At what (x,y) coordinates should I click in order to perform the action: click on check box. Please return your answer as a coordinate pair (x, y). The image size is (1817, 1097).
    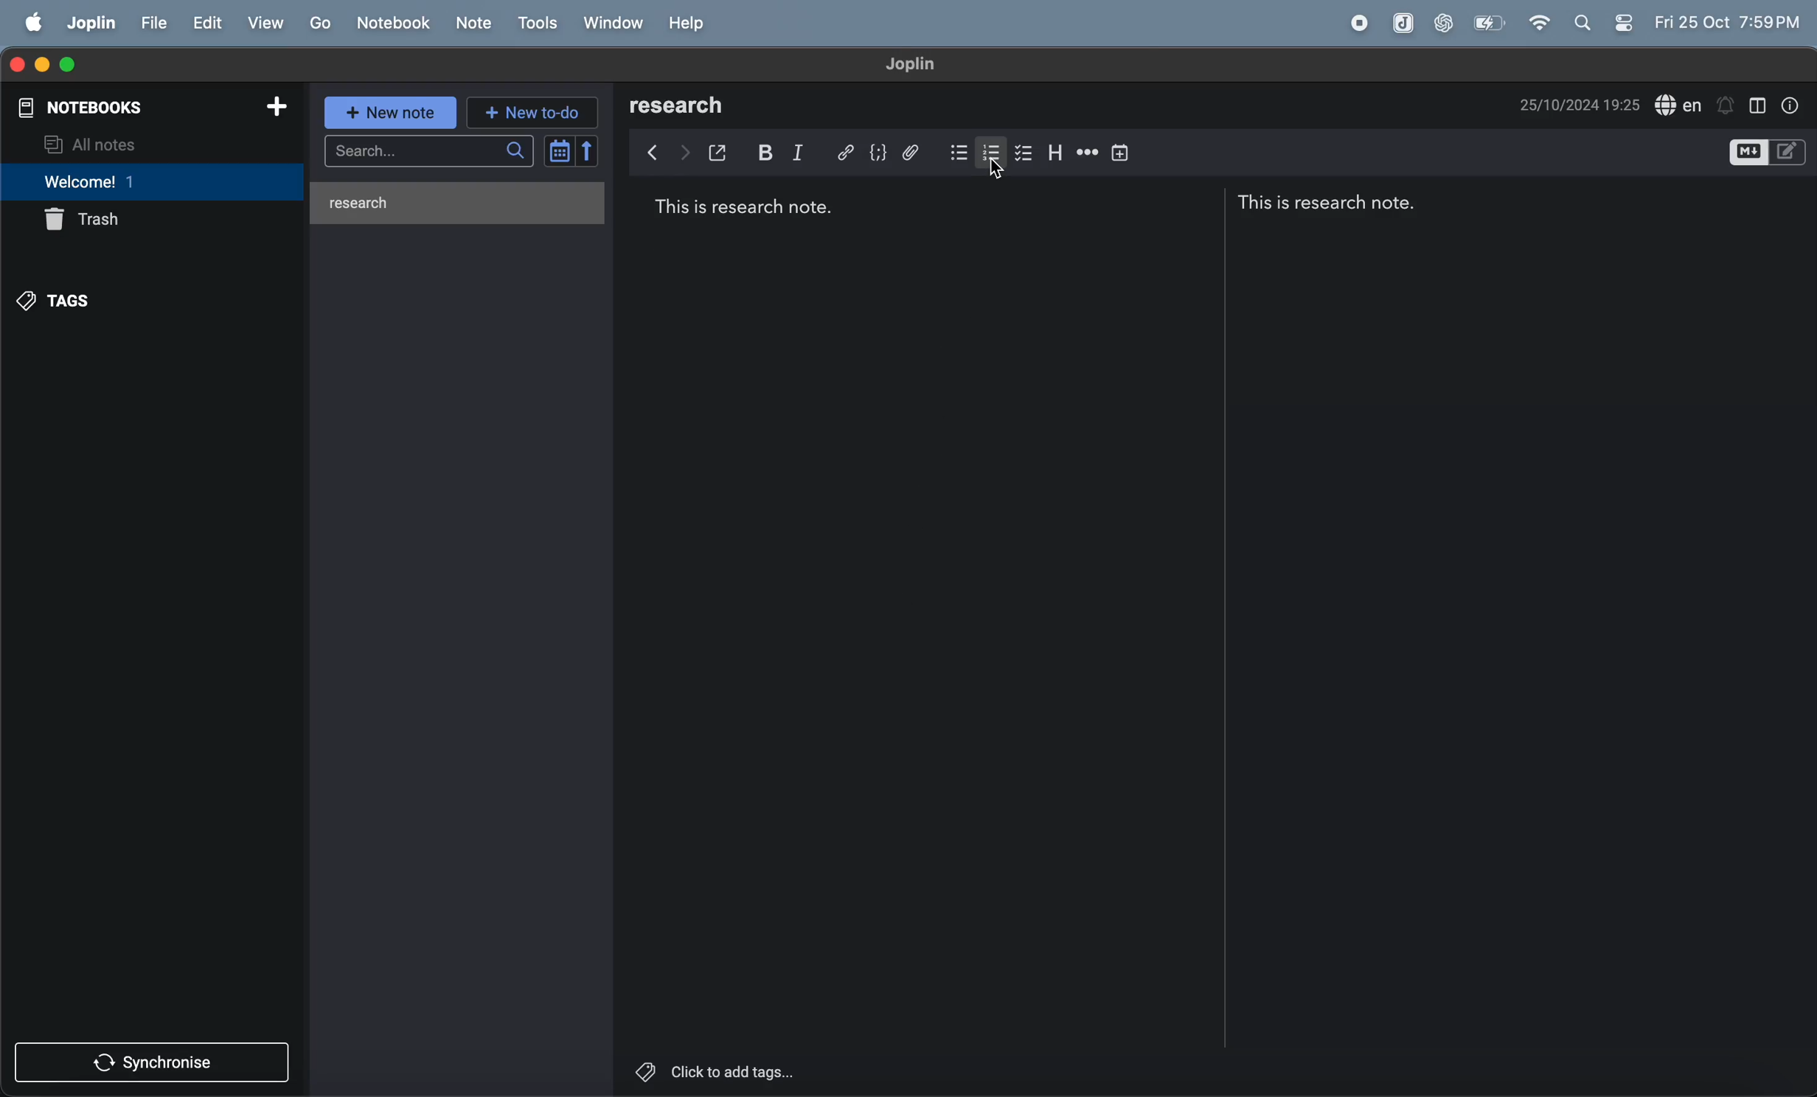
    Looking at the image, I should click on (1028, 153).